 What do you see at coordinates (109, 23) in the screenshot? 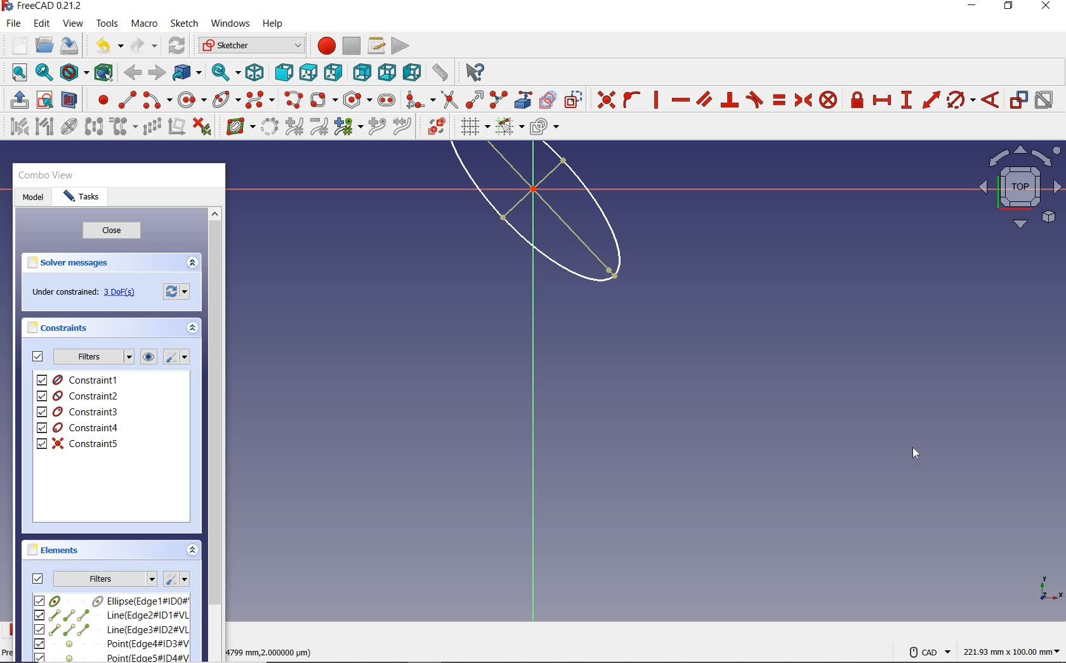
I see `tools` at bounding box center [109, 23].